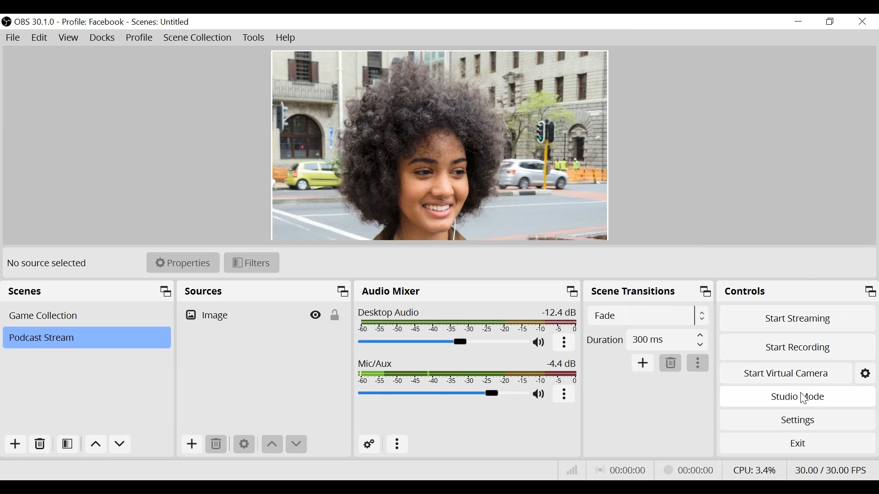 This screenshot has width=879, height=494. Describe the element at coordinates (6, 22) in the screenshot. I see `OBS Studio Desktop Icon` at that location.